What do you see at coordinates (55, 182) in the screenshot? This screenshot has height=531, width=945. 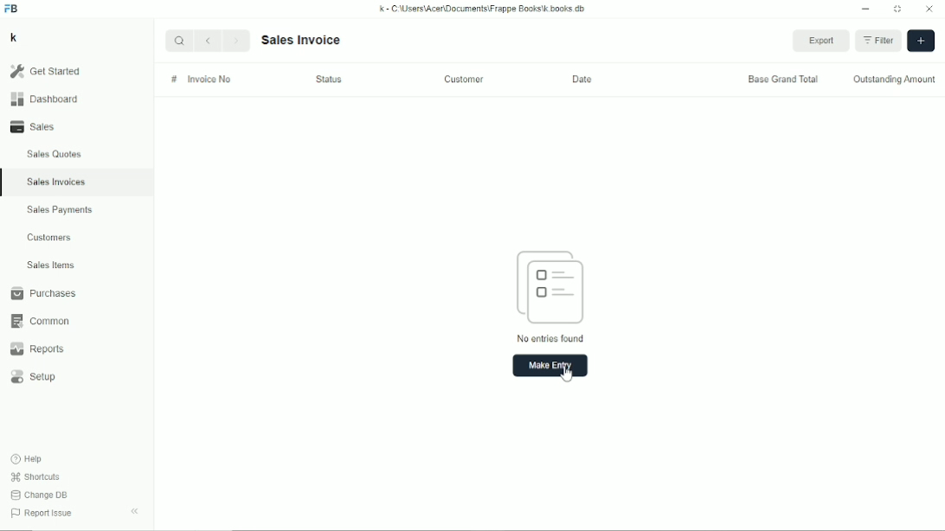 I see `Sales invoices` at bounding box center [55, 182].